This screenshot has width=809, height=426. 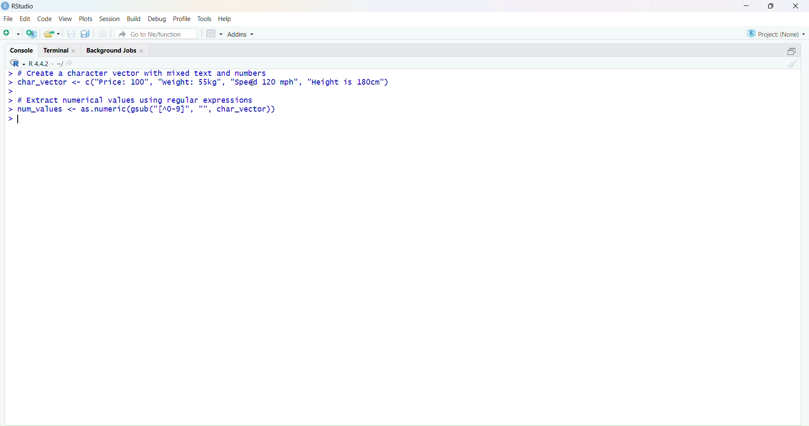 I want to click on terminal, so click(x=56, y=50).